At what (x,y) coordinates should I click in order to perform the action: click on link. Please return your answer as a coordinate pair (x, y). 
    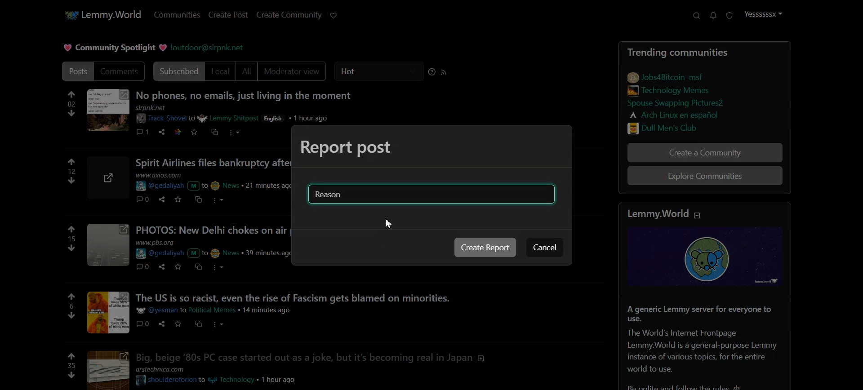
    Looking at the image, I should click on (676, 114).